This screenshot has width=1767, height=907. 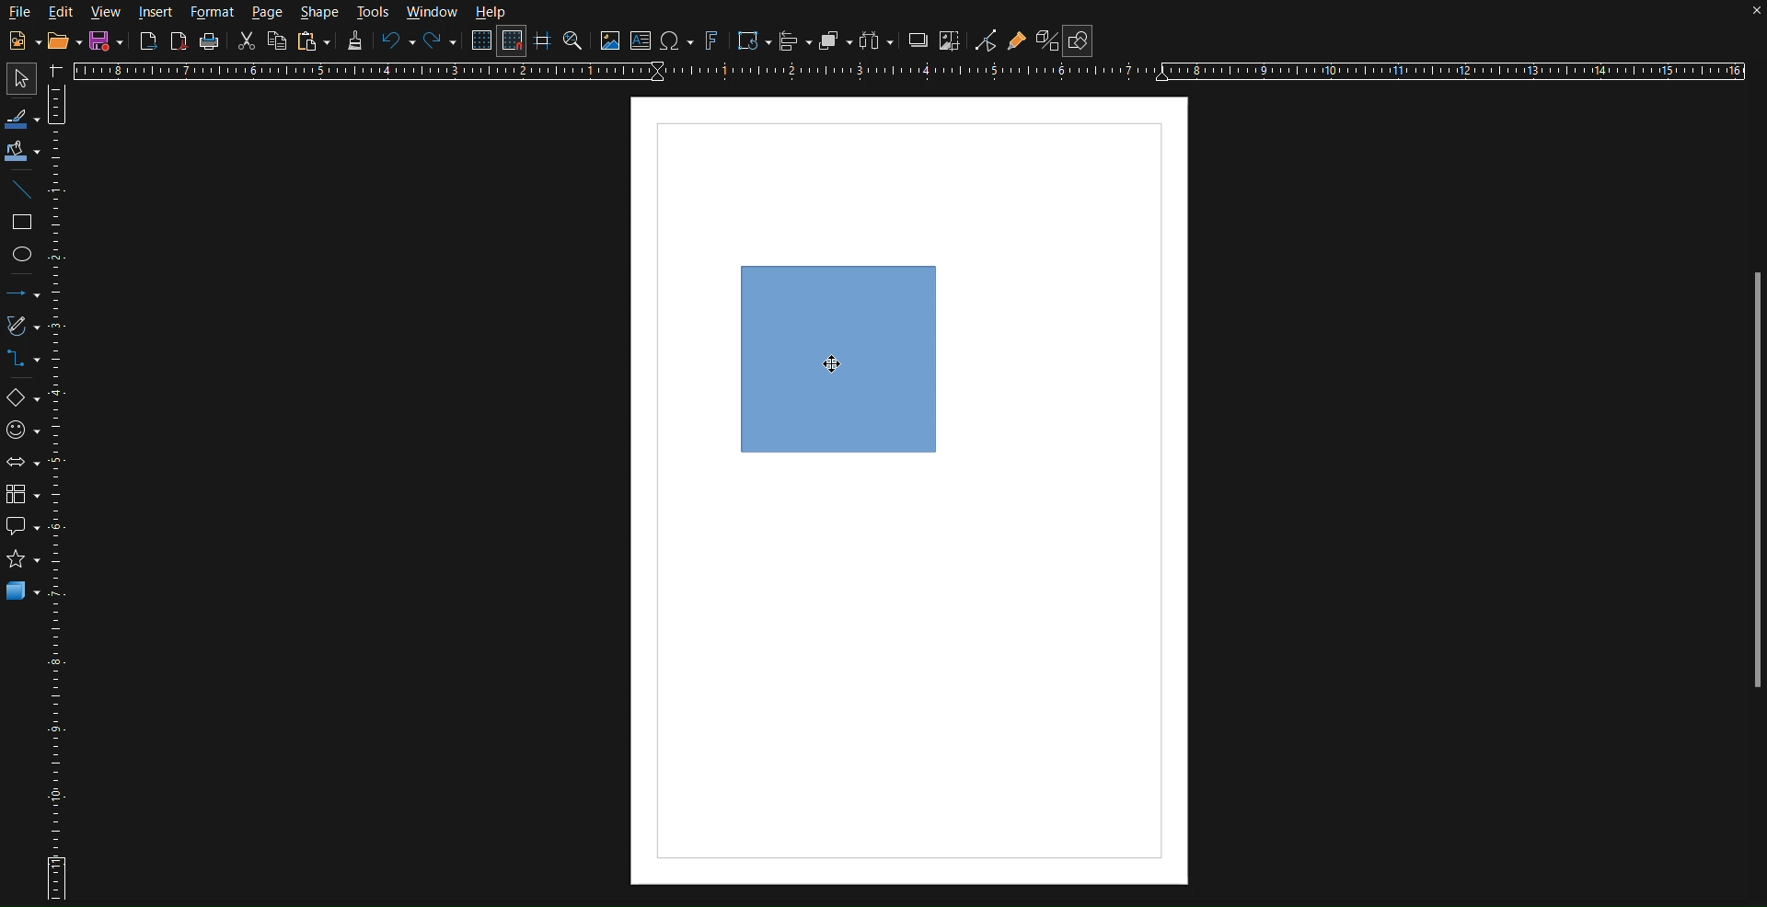 What do you see at coordinates (20, 12) in the screenshot?
I see `File` at bounding box center [20, 12].